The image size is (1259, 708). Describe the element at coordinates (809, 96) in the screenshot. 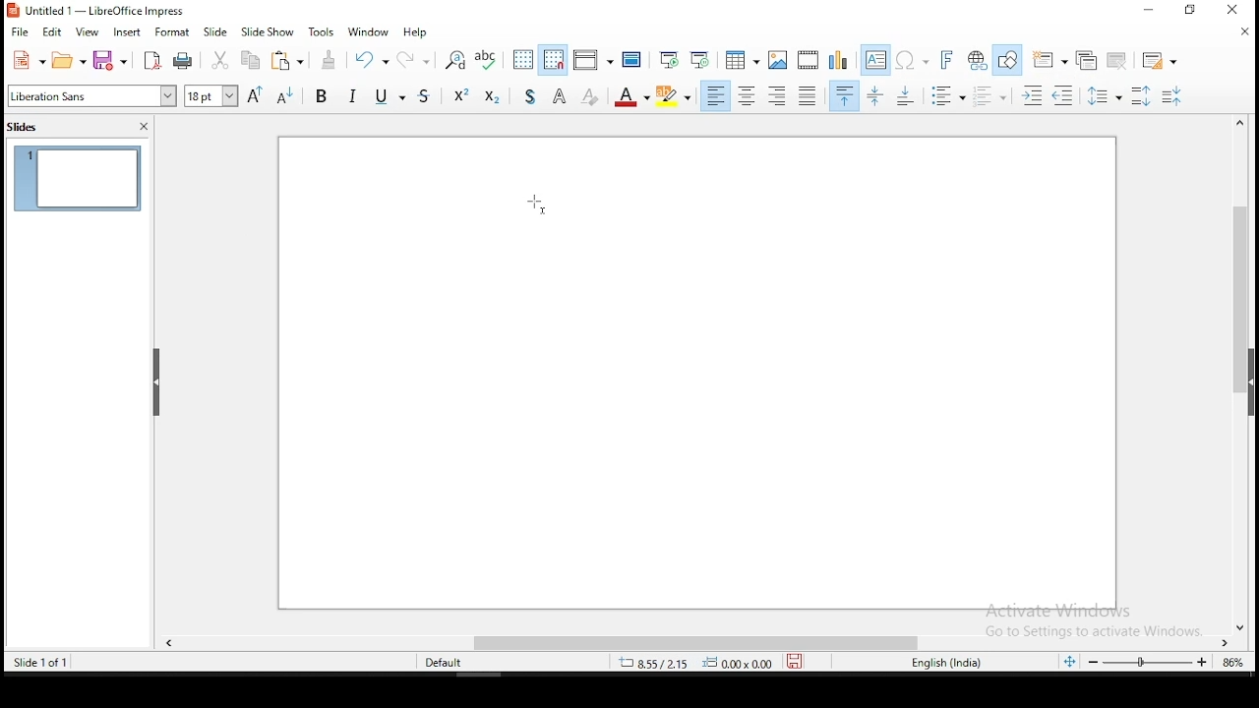

I see `justified` at that location.